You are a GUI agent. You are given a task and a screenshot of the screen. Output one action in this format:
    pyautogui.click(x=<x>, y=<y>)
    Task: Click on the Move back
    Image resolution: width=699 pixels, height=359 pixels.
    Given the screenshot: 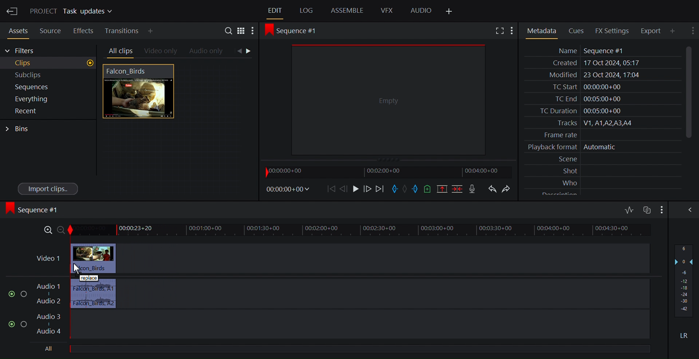 What is the action you would take?
    pyautogui.click(x=332, y=189)
    